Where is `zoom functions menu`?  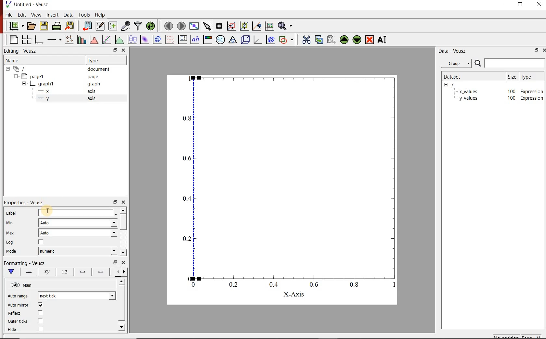
zoom functions menu is located at coordinates (285, 27).